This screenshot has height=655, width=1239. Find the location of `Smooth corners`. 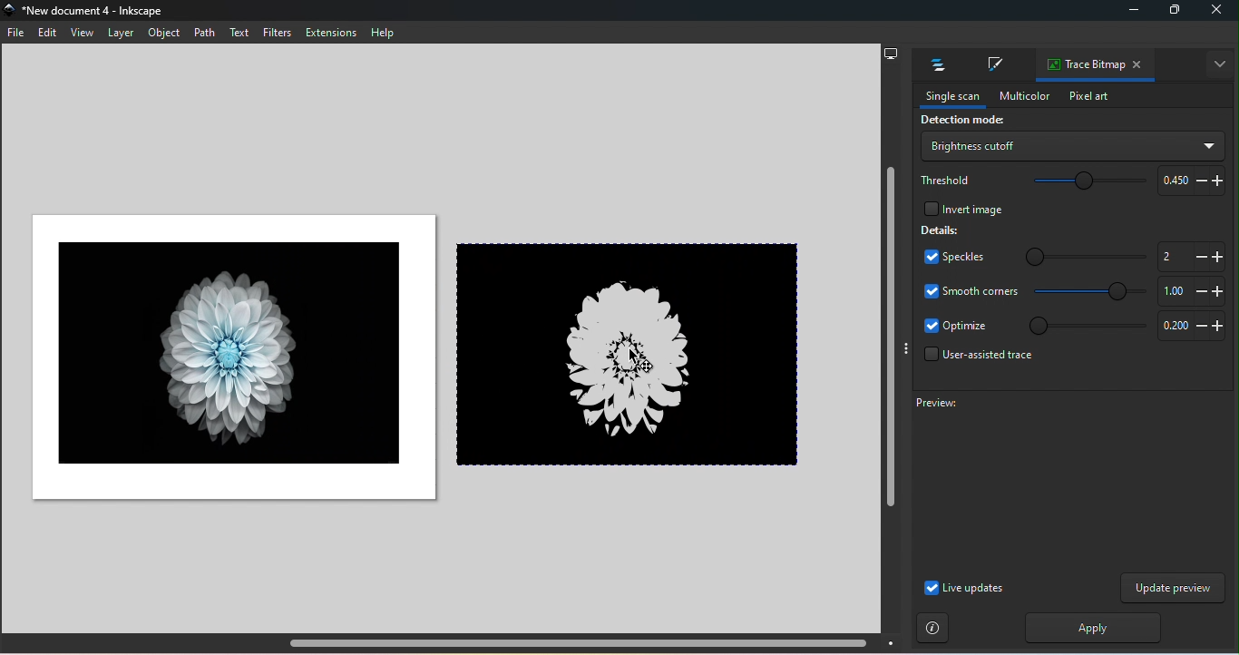

Smooth corners is located at coordinates (971, 290).